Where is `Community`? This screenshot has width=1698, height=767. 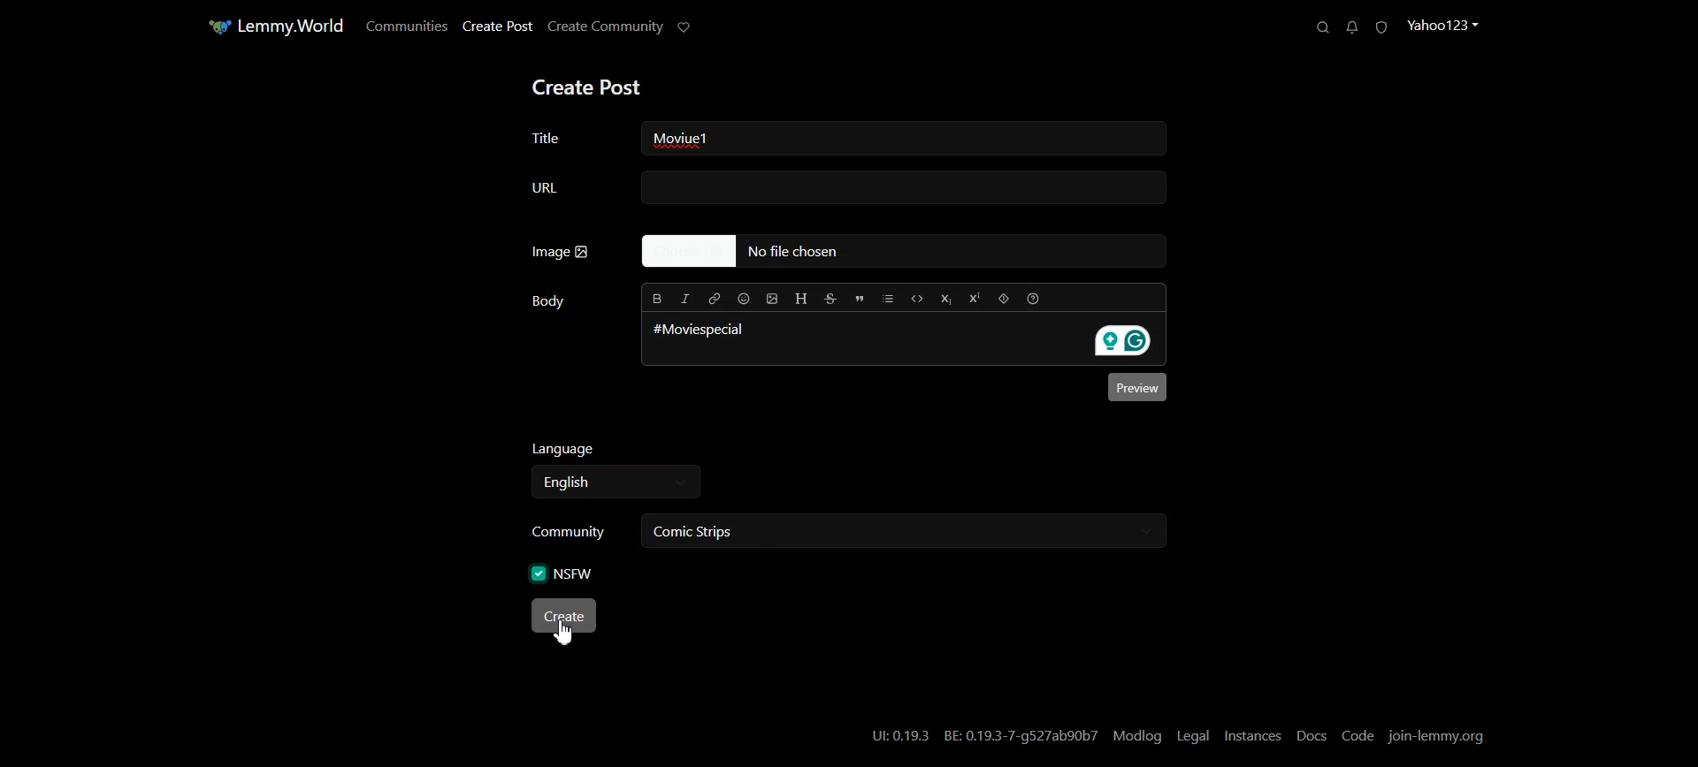
Community is located at coordinates (565, 533).